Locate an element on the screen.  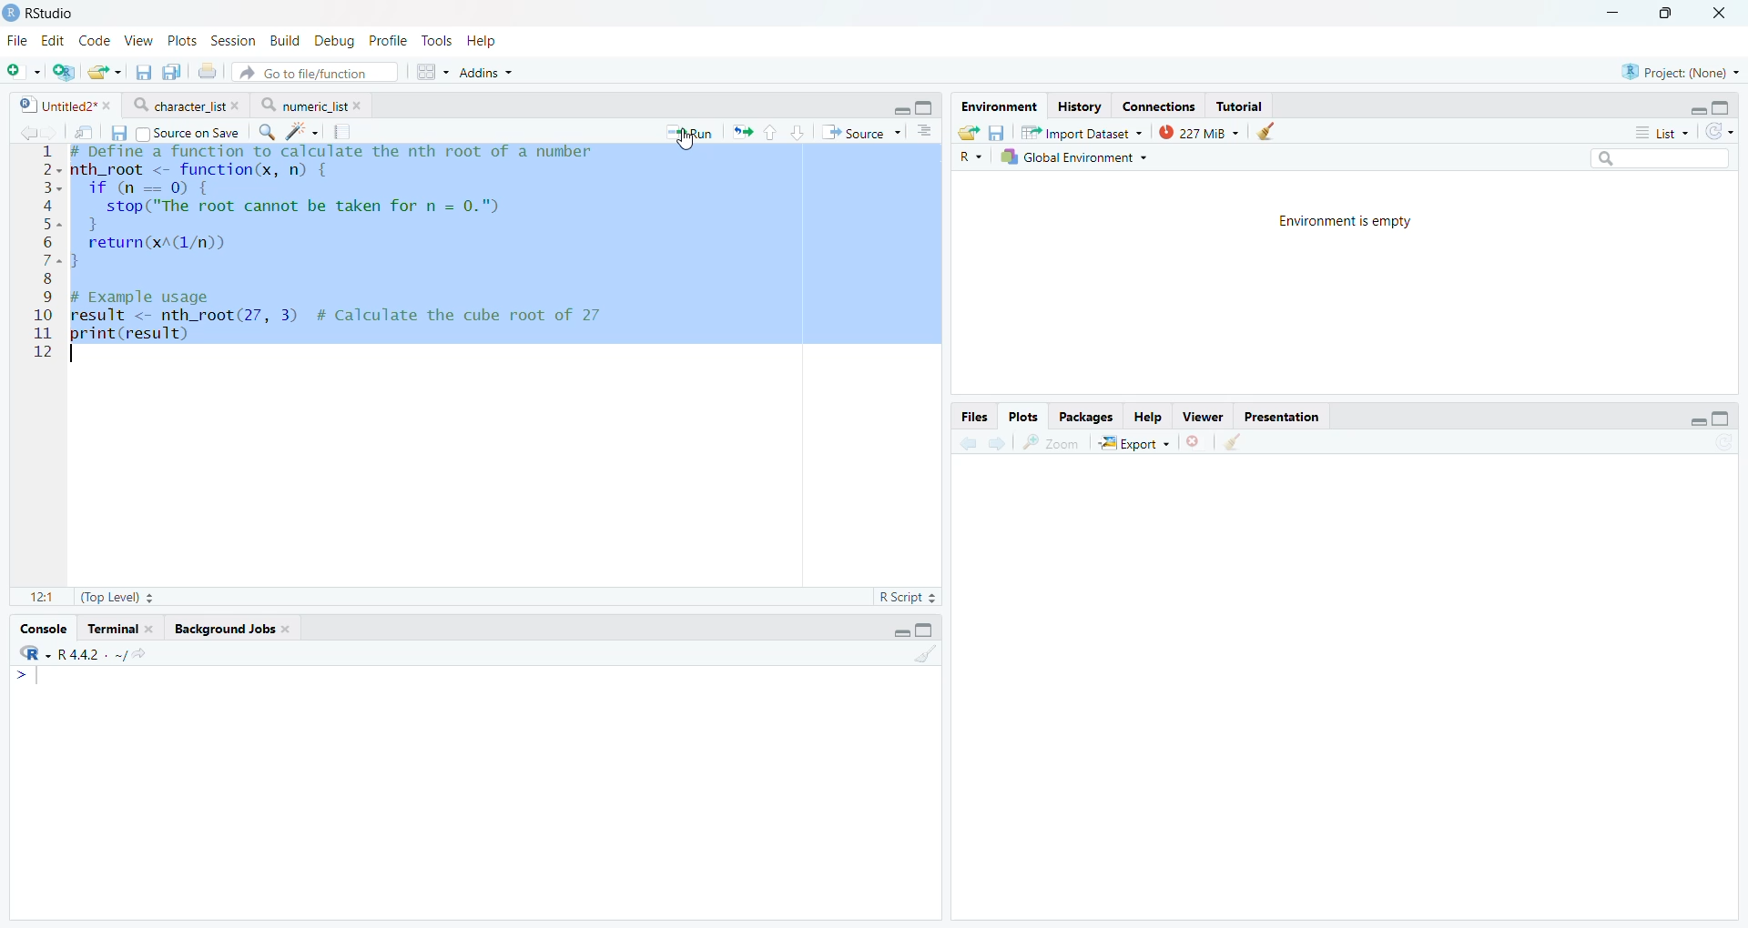
Go to next source location is located at coordinates (49, 134).